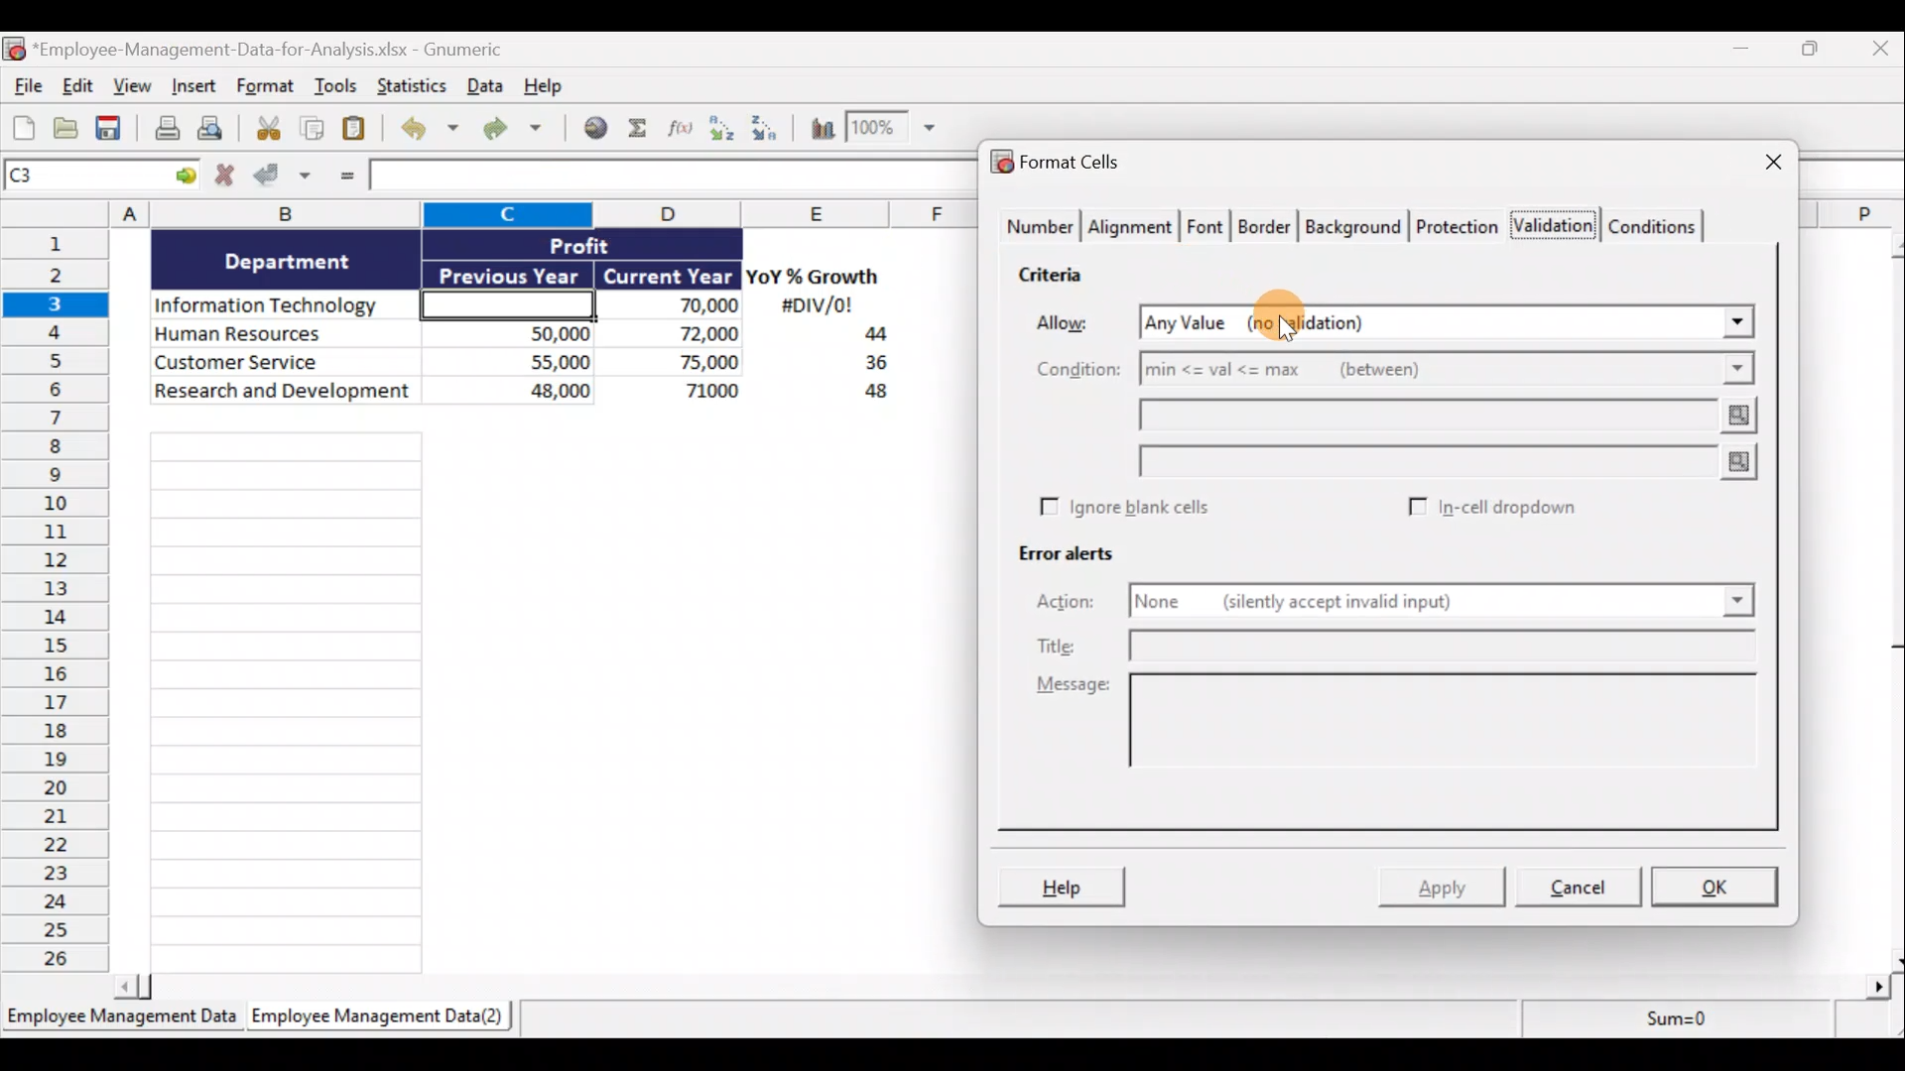  What do you see at coordinates (1876, 53) in the screenshot?
I see `Close` at bounding box center [1876, 53].